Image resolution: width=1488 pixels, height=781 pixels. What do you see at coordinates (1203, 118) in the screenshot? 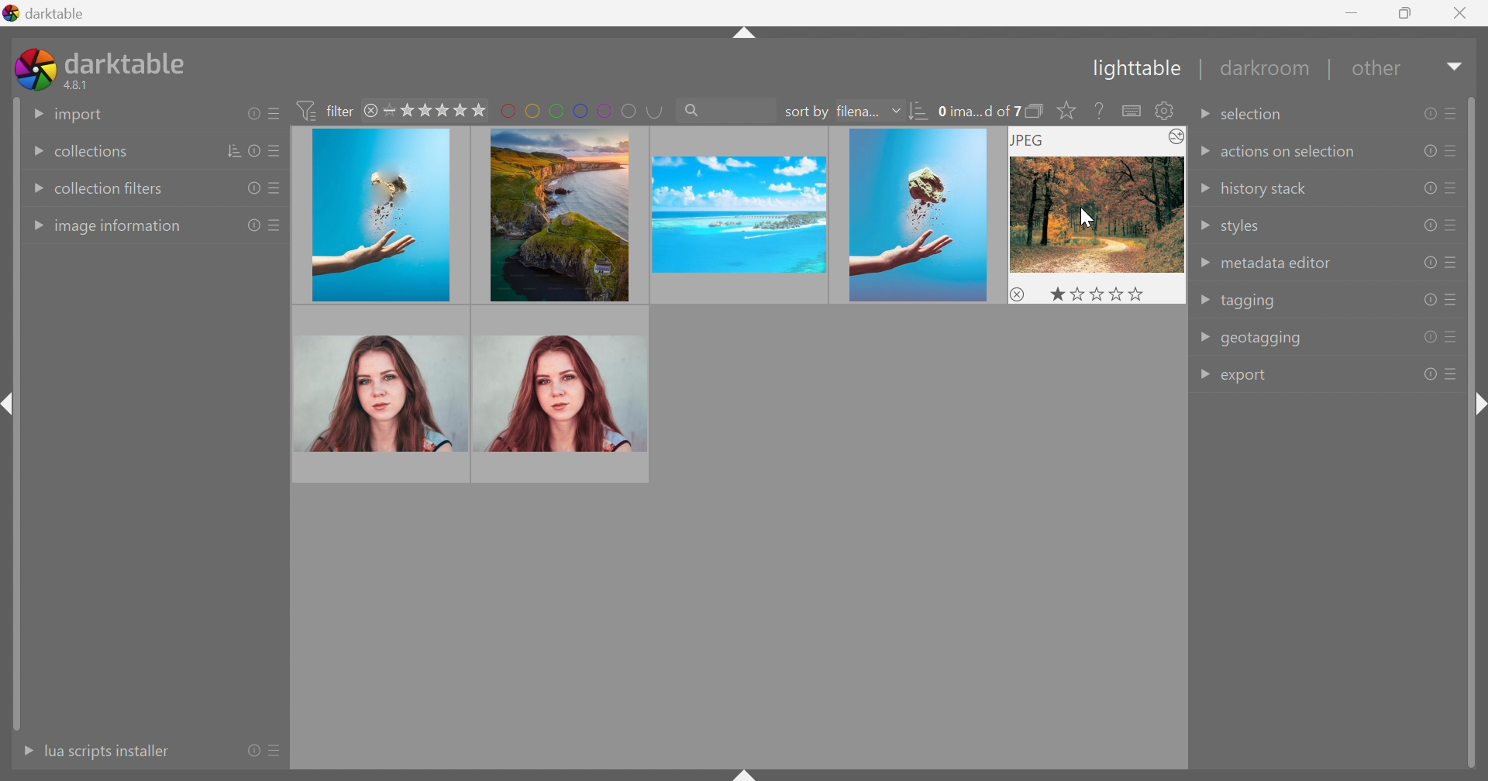
I see `Drop Down` at bounding box center [1203, 118].